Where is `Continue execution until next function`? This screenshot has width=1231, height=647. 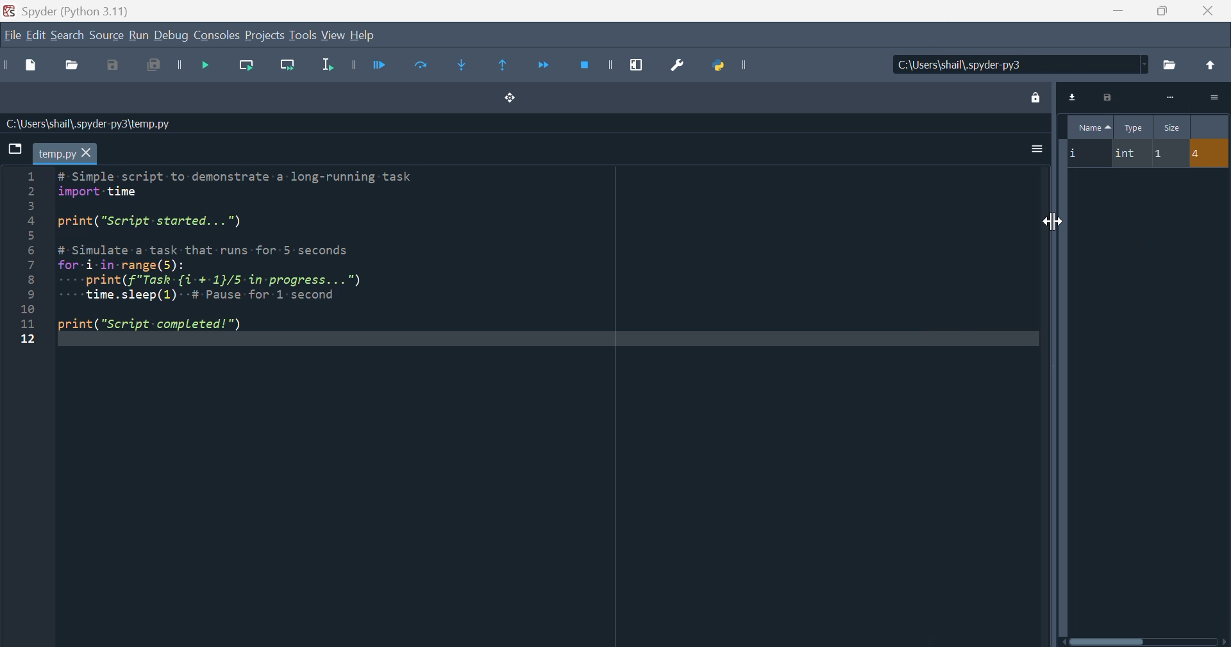
Continue execution until next function is located at coordinates (543, 68).